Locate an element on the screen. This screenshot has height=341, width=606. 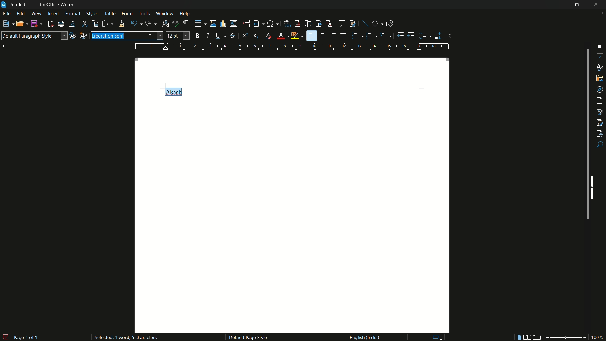
insert table is located at coordinates (198, 23).